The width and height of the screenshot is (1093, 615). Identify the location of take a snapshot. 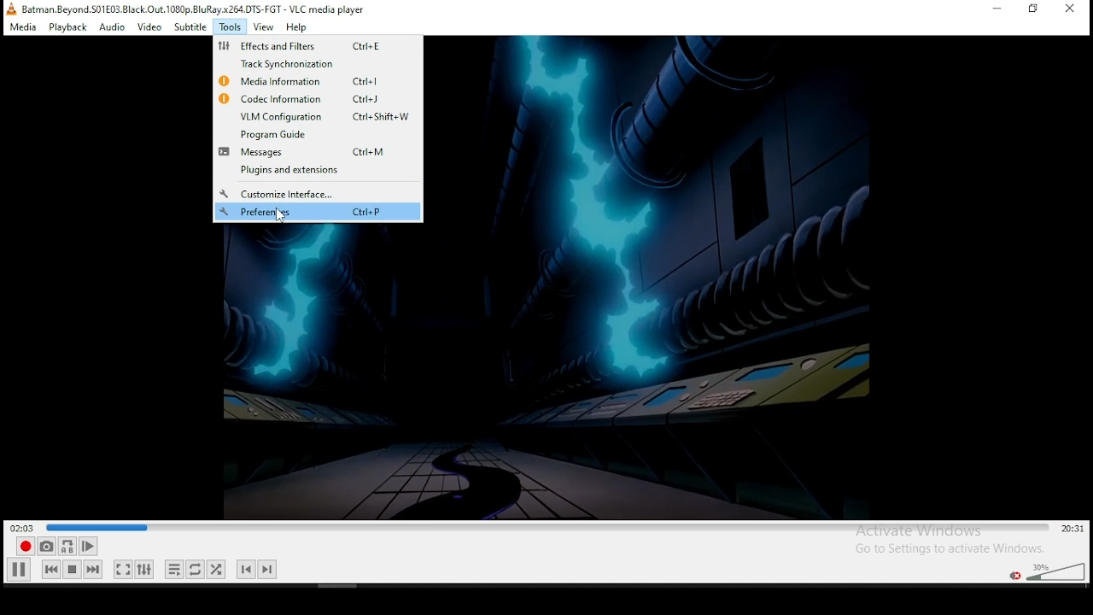
(44, 547).